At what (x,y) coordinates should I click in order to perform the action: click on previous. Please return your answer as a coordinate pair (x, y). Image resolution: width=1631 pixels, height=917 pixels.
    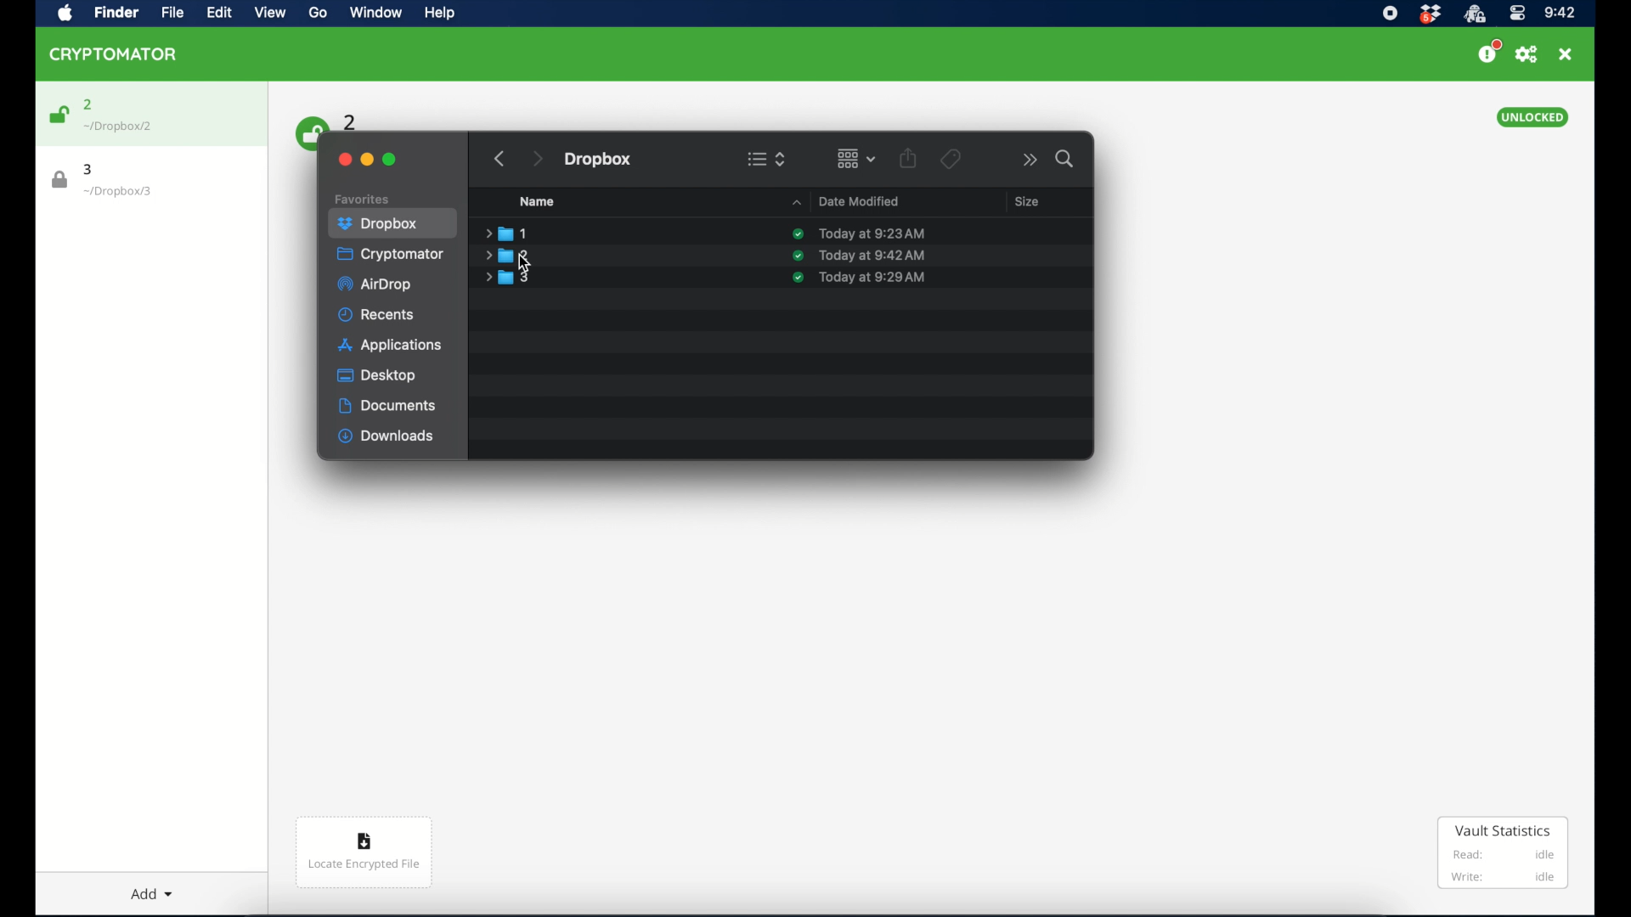
    Looking at the image, I should click on (499, 159).